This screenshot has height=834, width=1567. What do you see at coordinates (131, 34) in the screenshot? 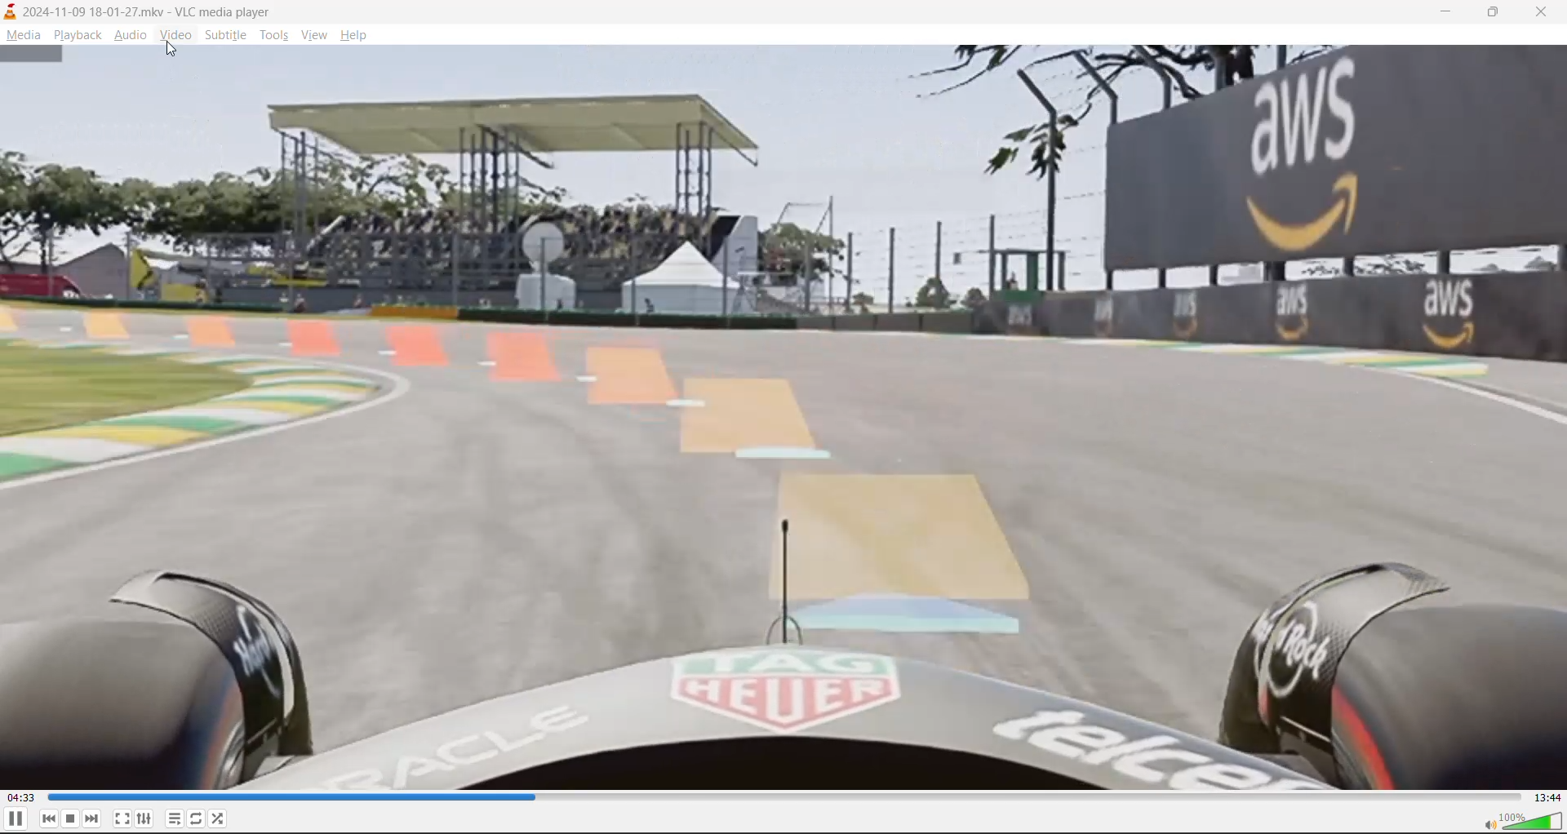
I see `audio` at bounding box center [131, 34].